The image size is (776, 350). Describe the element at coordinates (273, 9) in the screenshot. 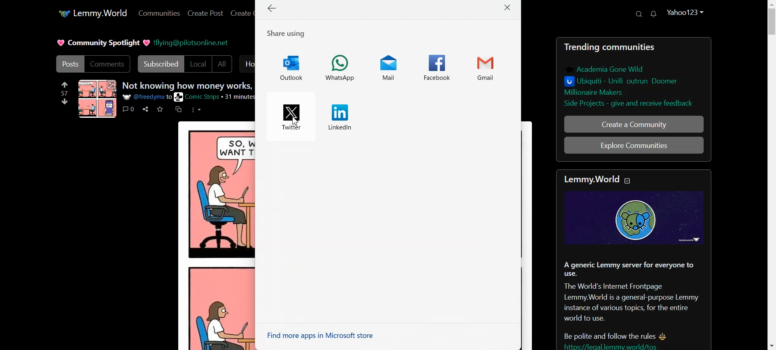

I see `Back` at that location.